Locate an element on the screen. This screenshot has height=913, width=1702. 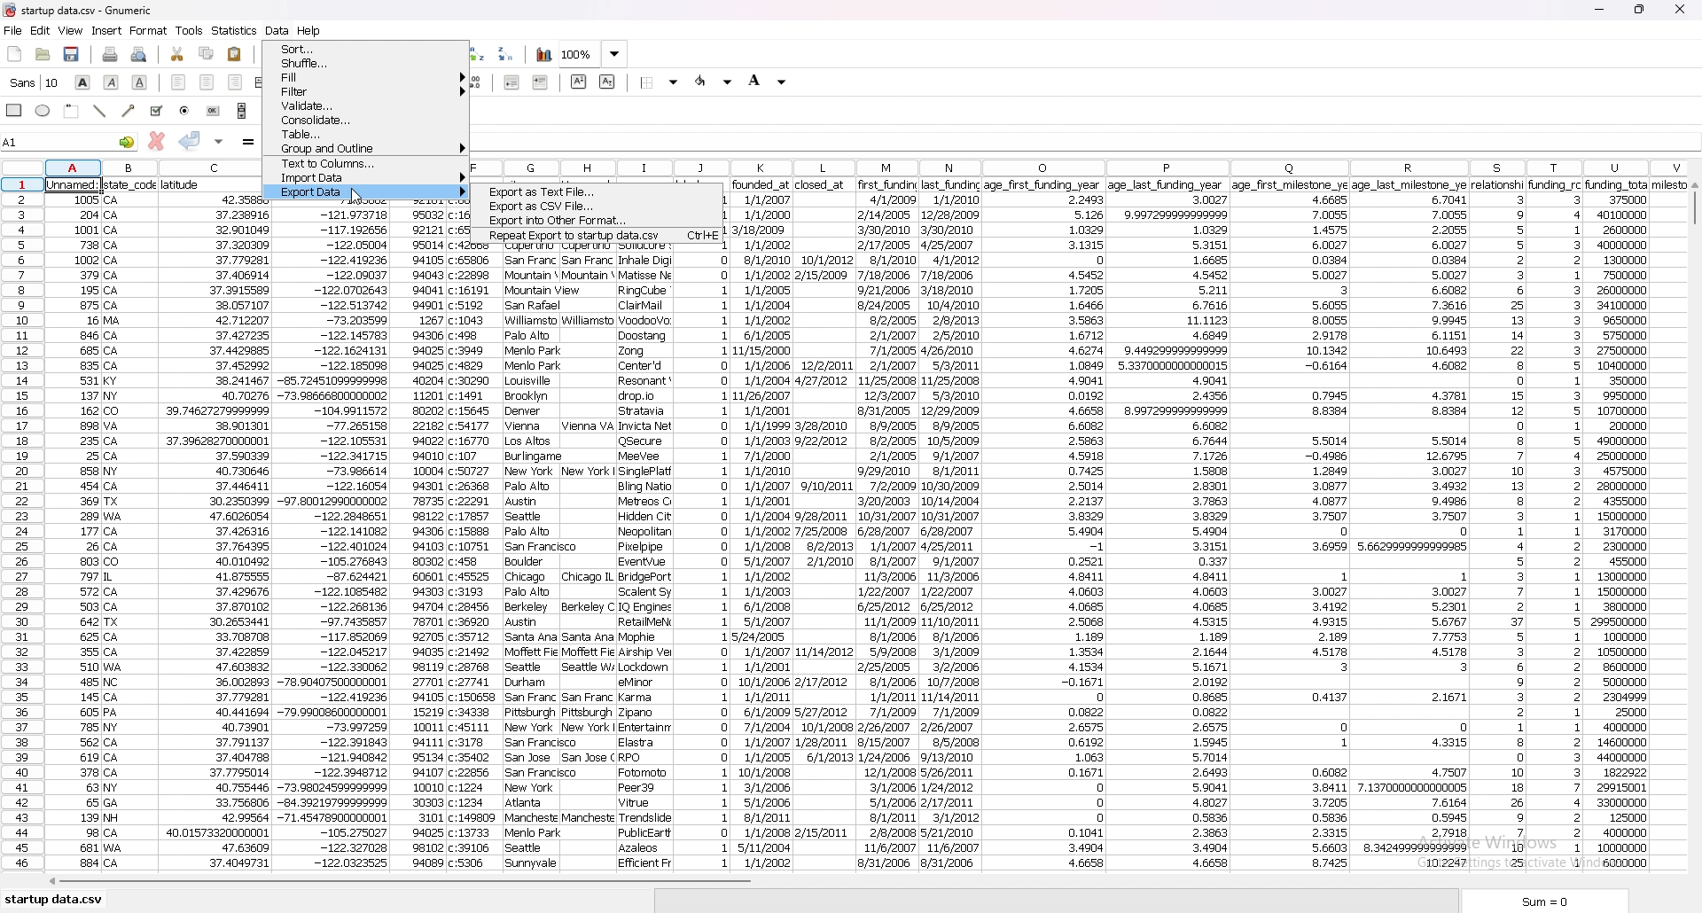
data is located at coordinates (589, 558).